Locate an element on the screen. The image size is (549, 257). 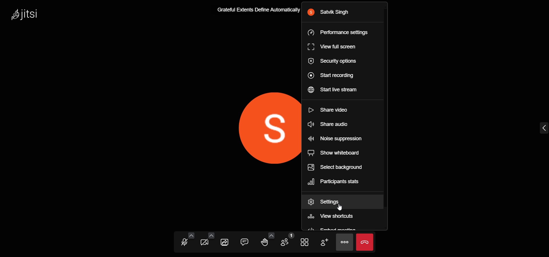
invite people is located at coordinates (323, 241).